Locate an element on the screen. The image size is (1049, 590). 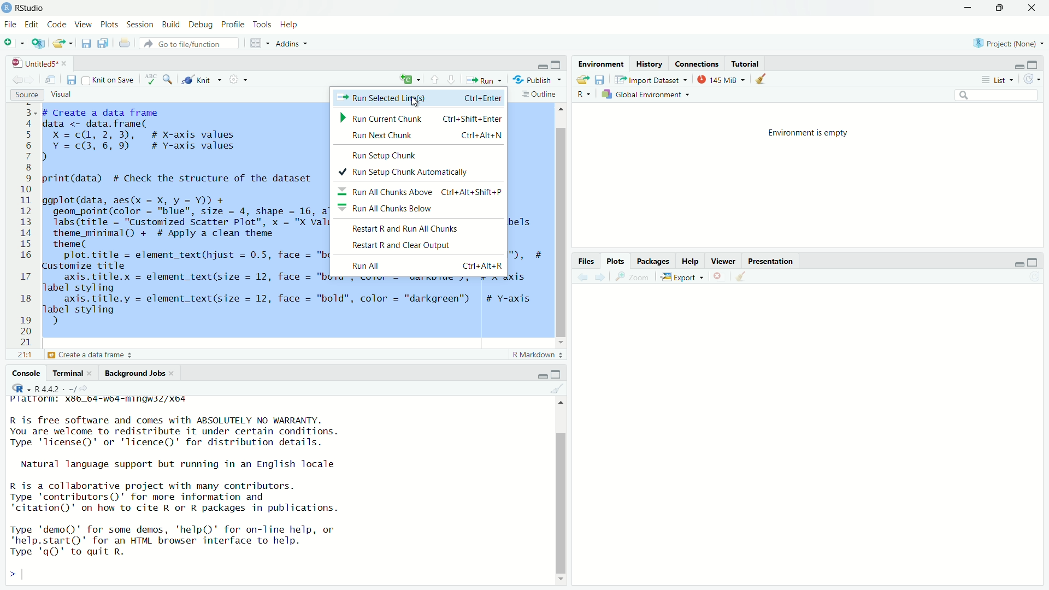
R Markdown is located at coordinates (538, 356).